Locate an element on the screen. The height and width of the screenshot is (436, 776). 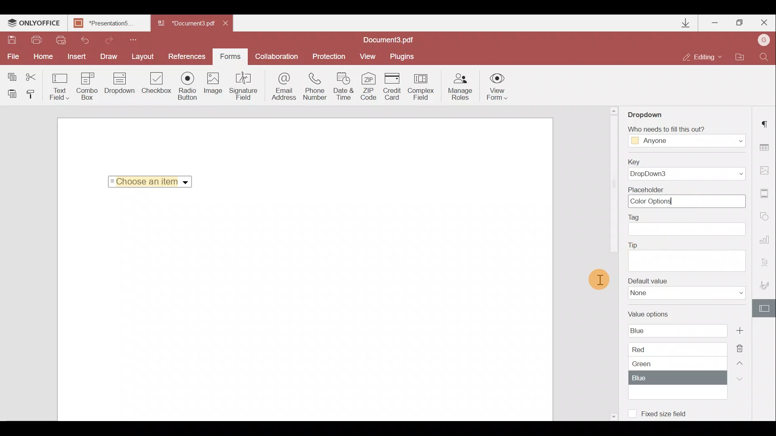
Credit card is located at coordinates (393, 86).